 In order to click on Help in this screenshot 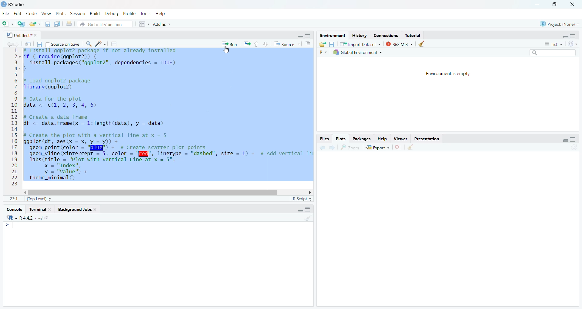, I will do `click(384, 139)`.